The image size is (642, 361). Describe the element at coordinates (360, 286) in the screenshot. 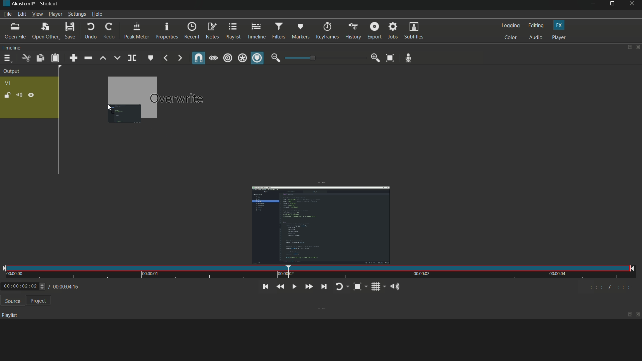

I see `toggle zoom` at that location.